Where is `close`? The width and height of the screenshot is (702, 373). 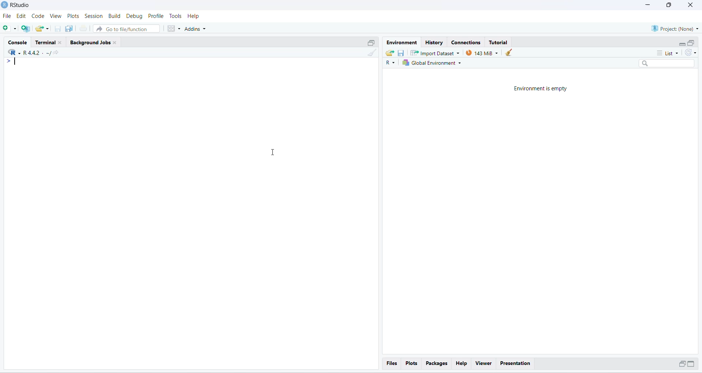
close is located at coordinates (115, 43).